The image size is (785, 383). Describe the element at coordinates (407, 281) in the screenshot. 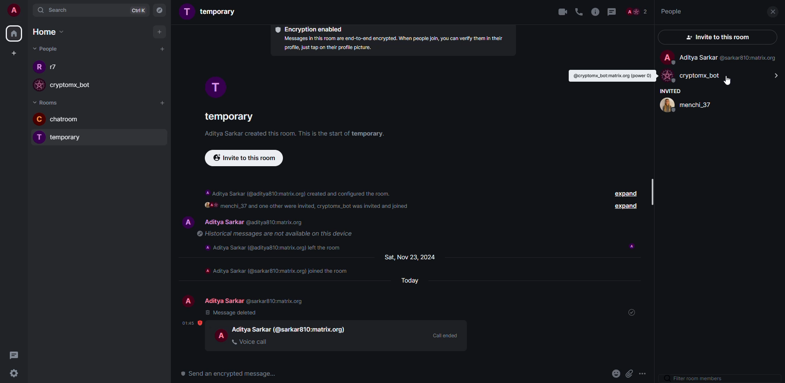

I see `day` at that location.